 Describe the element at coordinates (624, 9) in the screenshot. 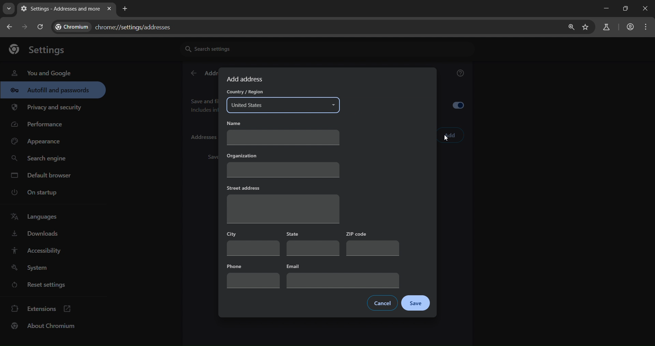

I see `restore down` at that location.